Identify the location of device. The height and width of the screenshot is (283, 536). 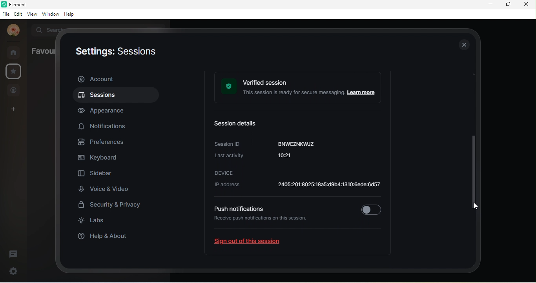
(224, 172).